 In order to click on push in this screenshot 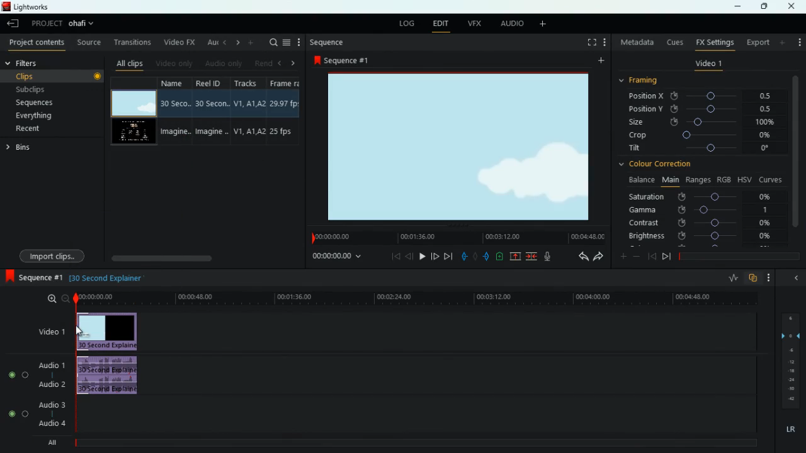, I will do `click(486, 257)`.